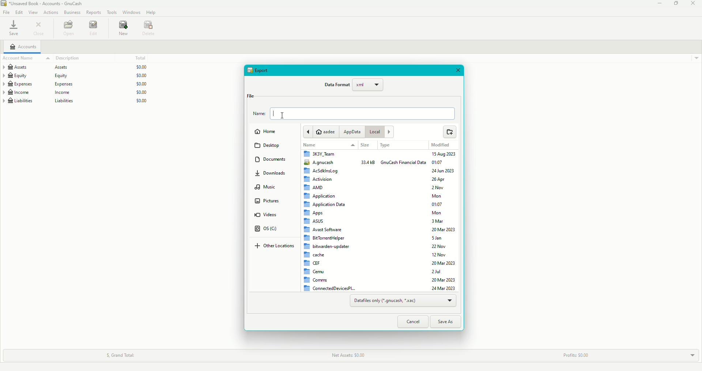 Image resolution: width=702 pixels, height=371 pixels. I want to click on GnuCash, so click(403, 163).